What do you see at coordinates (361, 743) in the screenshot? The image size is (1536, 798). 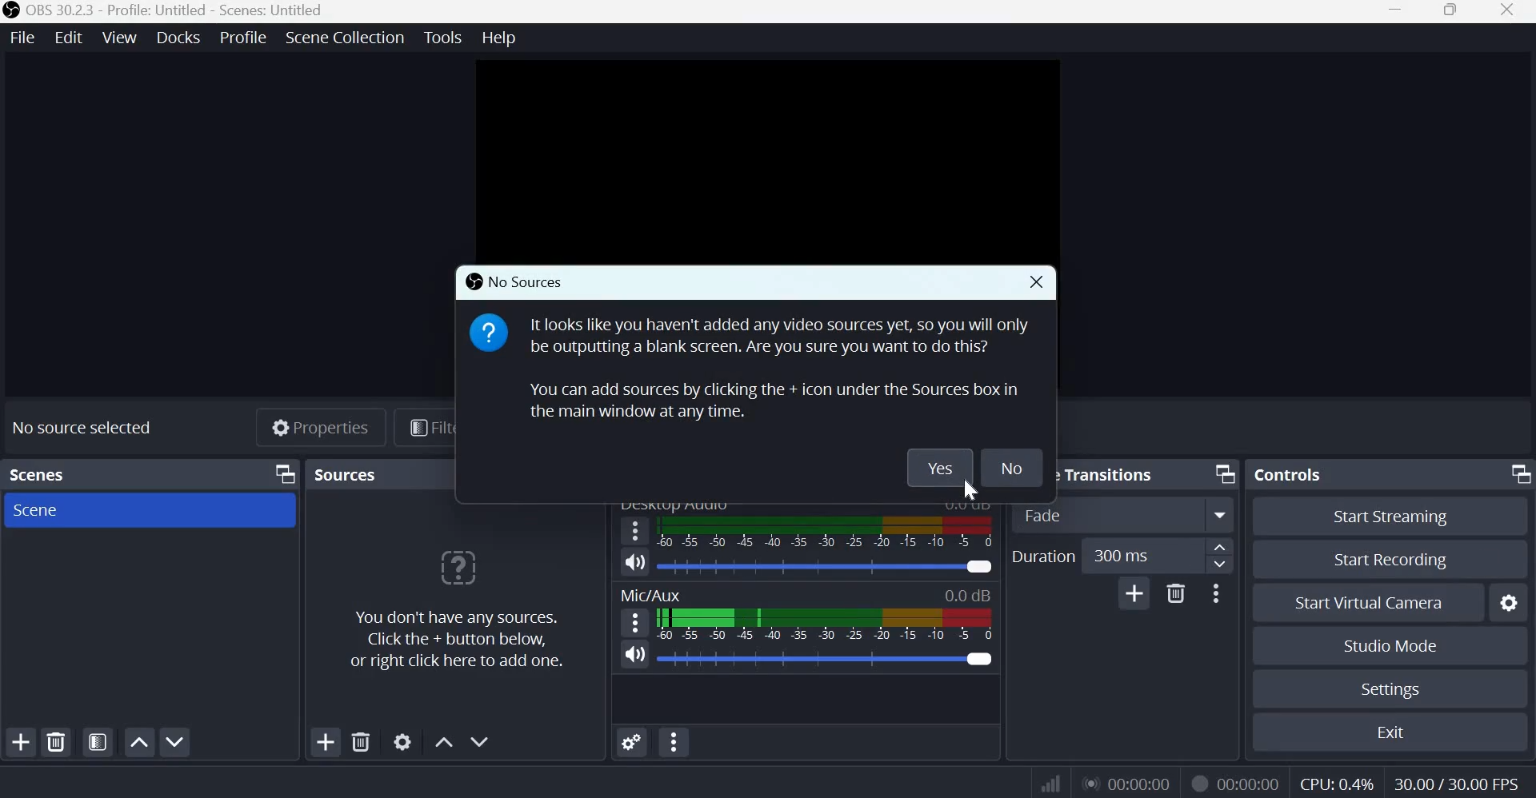 I see `Deleted selected source(s)` at bounding box center [361, 743].